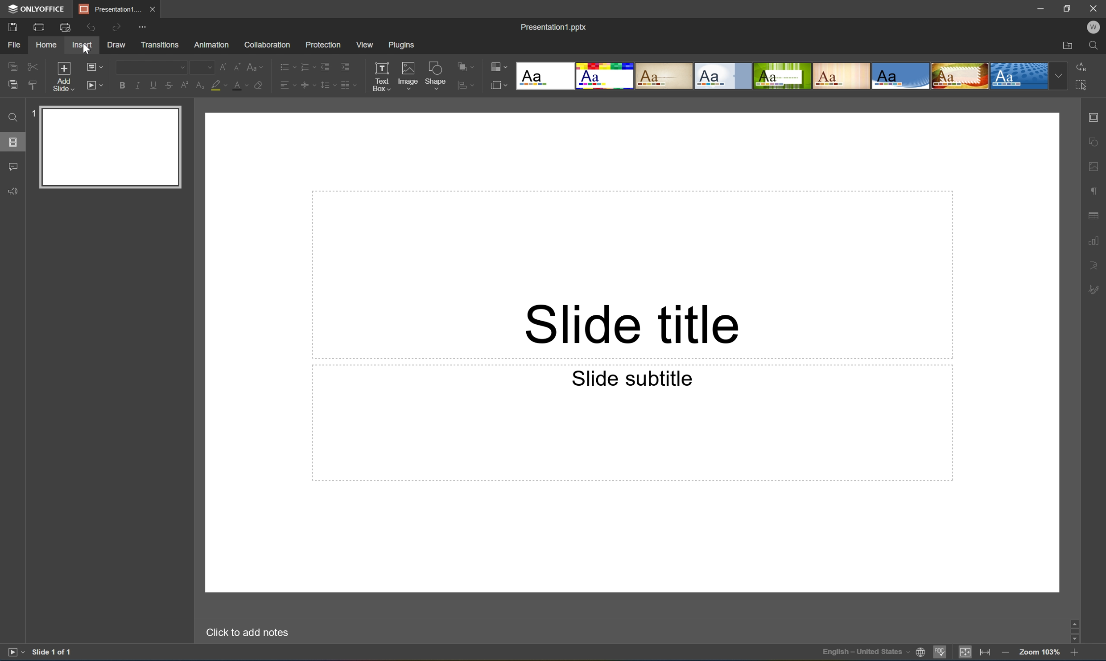 This screenshot has height=661, width=1106. Describe the element at coordinates (555, 29) in the screenshot. I see `Presentation1.pptx` at that location.